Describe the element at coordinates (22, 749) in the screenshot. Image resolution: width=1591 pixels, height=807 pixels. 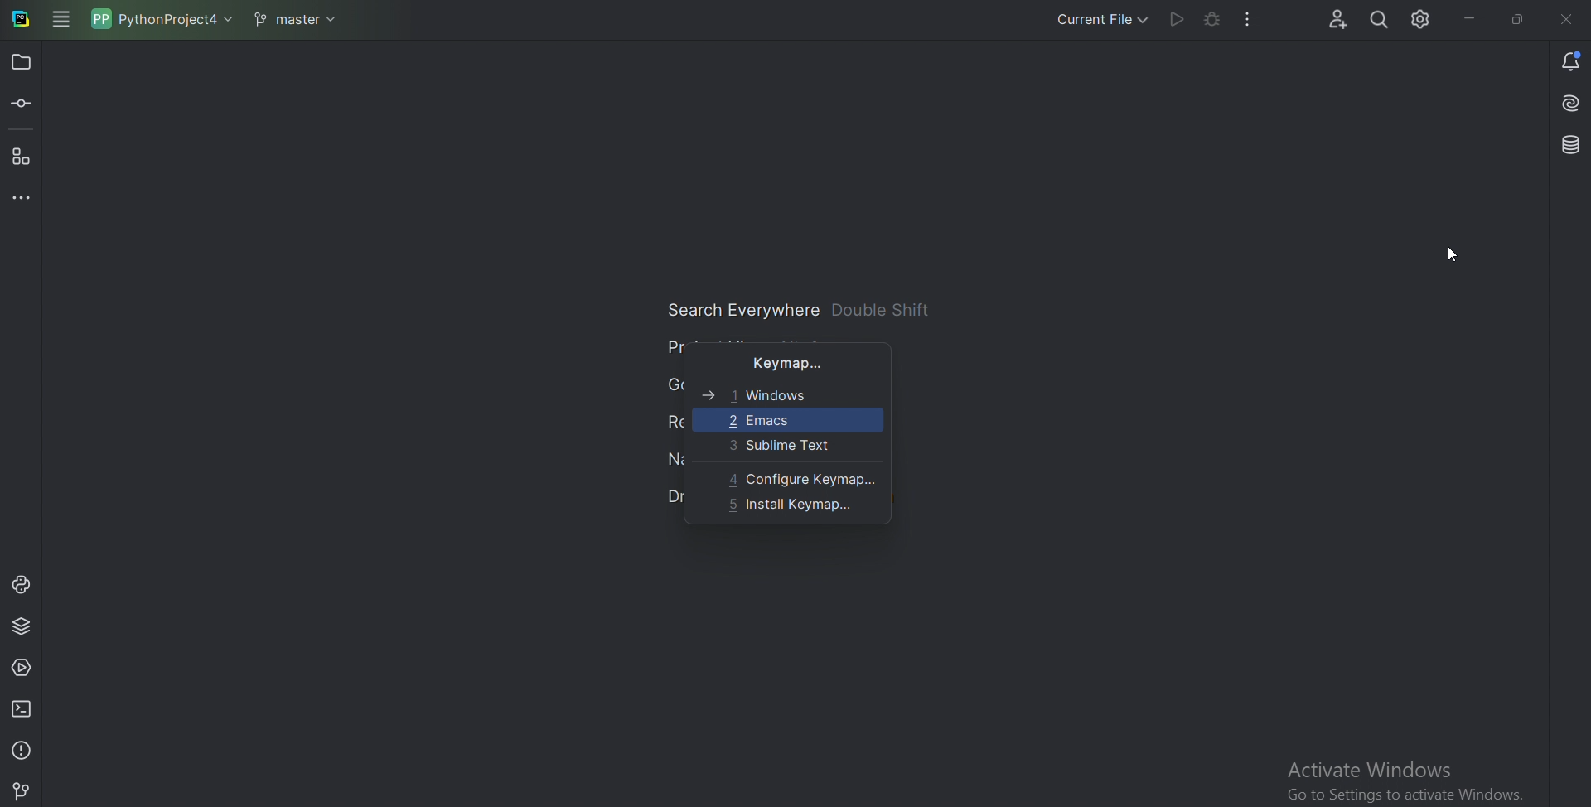
I see `Problems` at that location.